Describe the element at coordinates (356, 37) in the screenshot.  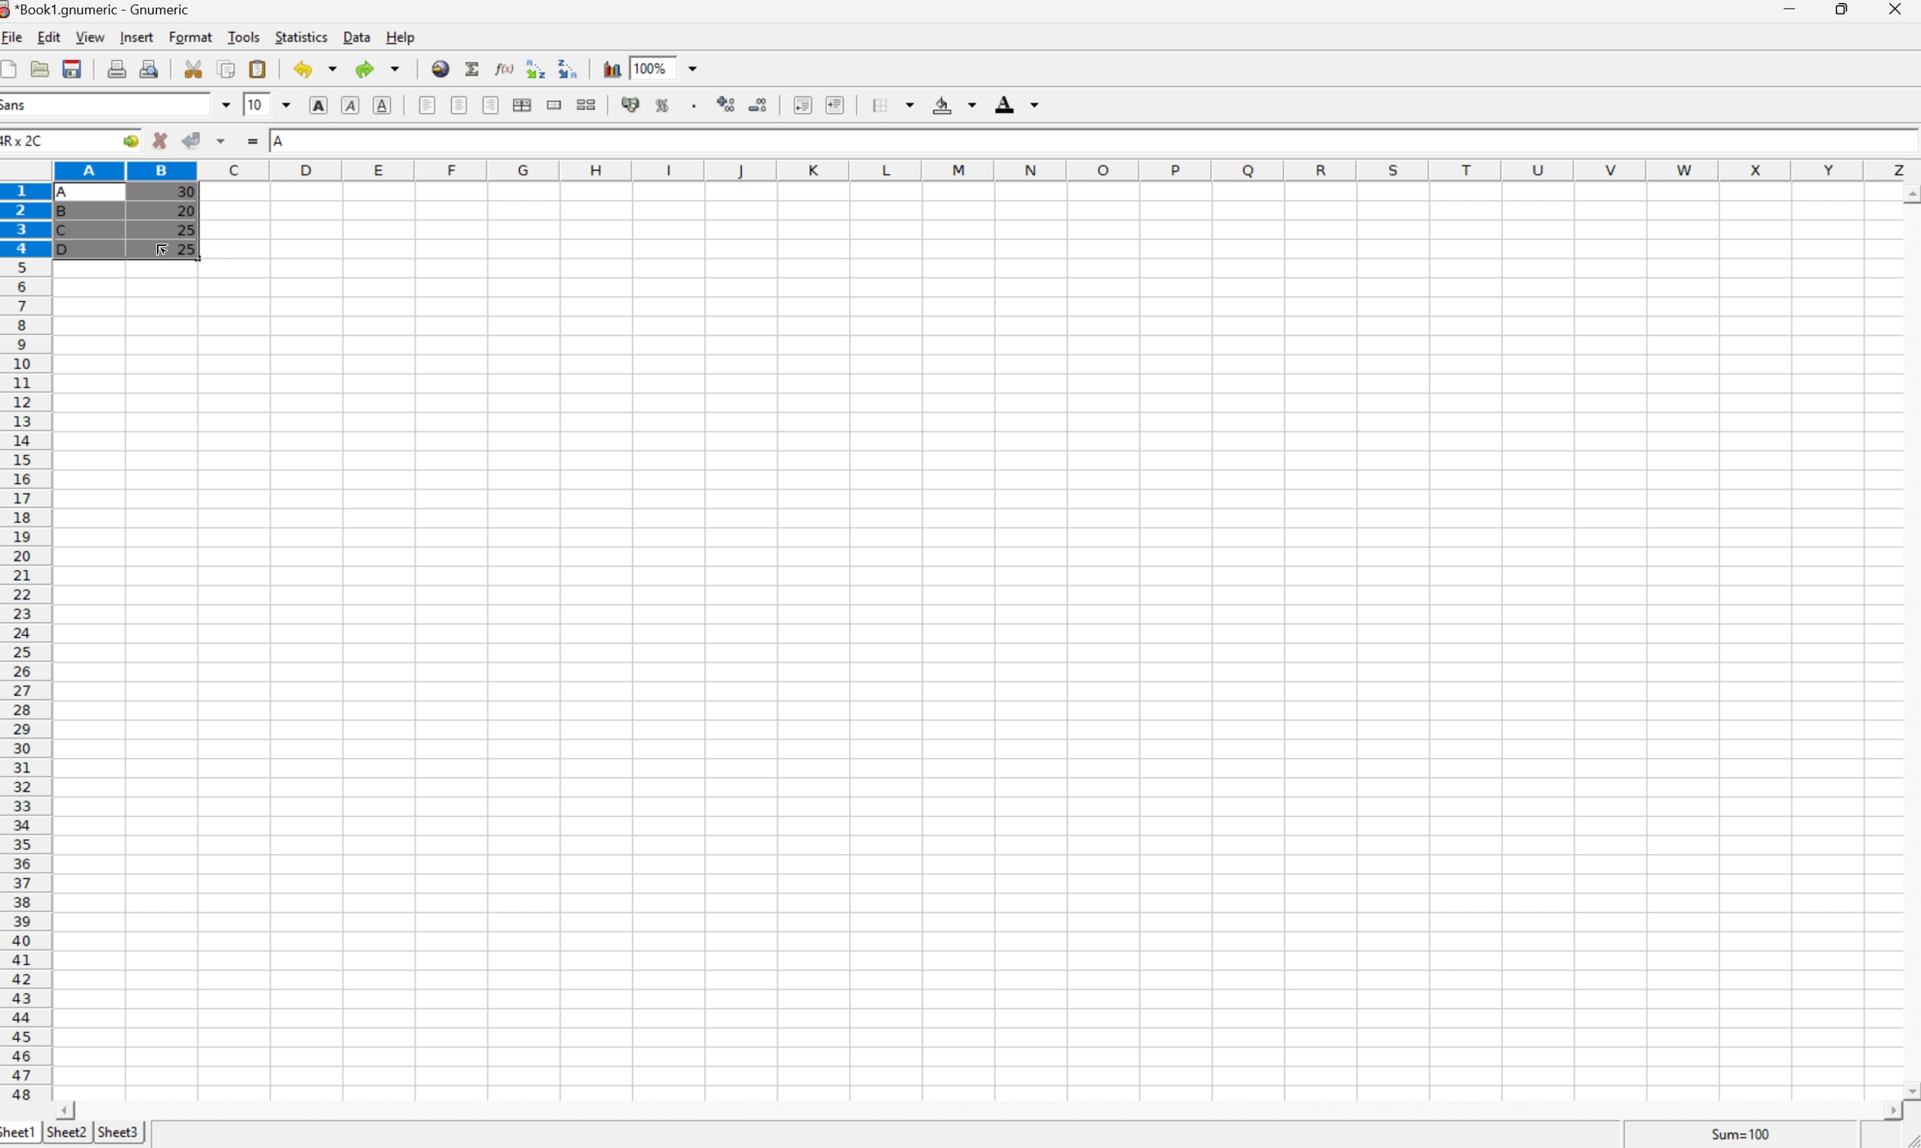
I see `Data` at that location.